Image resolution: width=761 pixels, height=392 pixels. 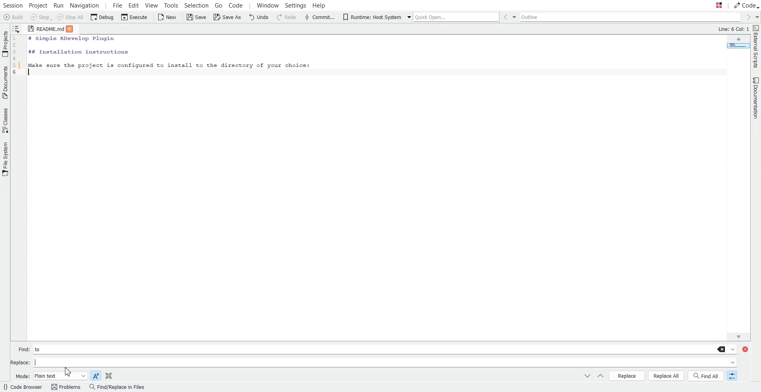 I want to click on Switch To Previous, so click(x=600, y=377).